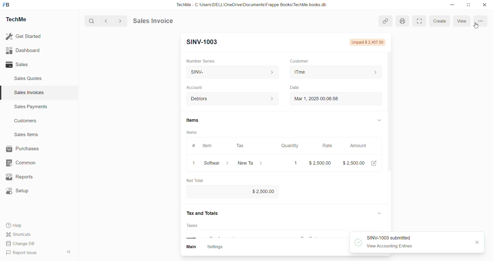  I want to click on Save, so click(471, 20).